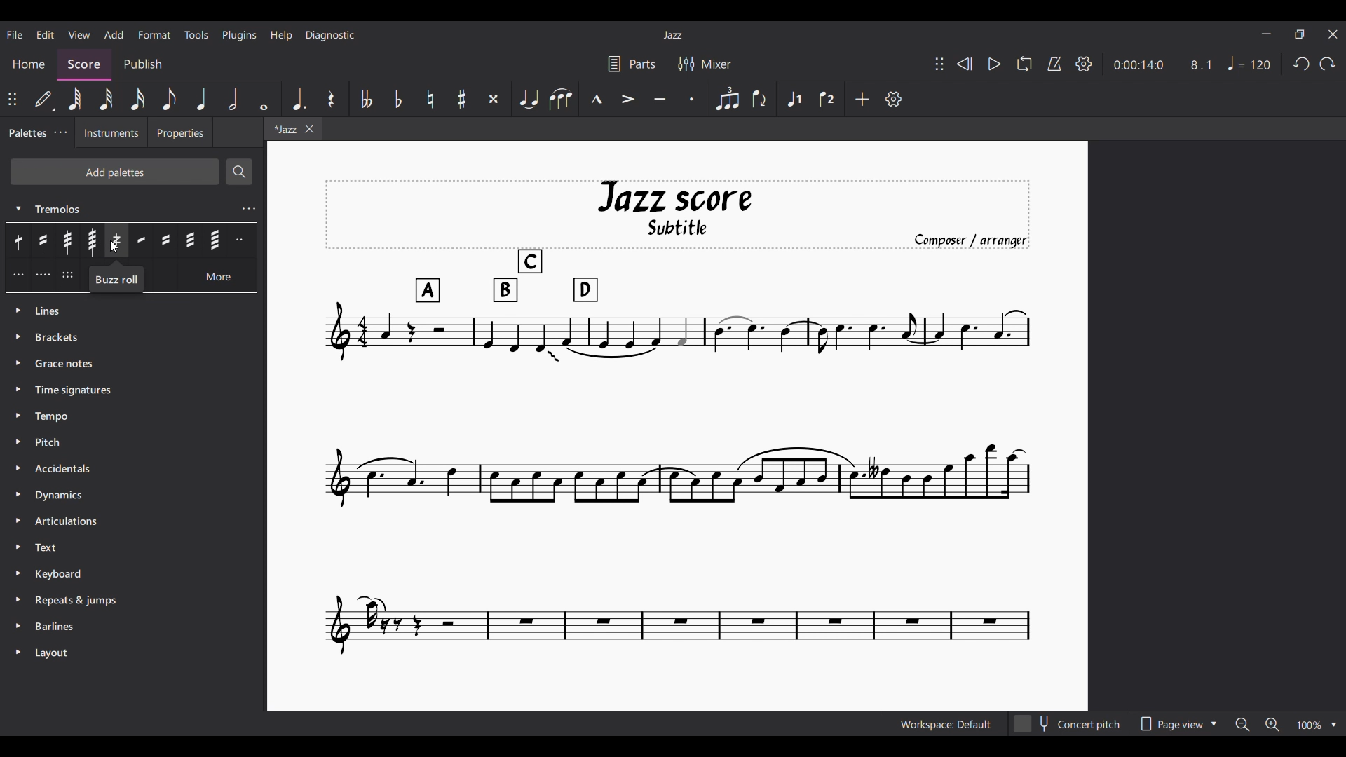  Describe the element at coordinates (165, 240) in the screenshot. I see `16th between notes` at that location.